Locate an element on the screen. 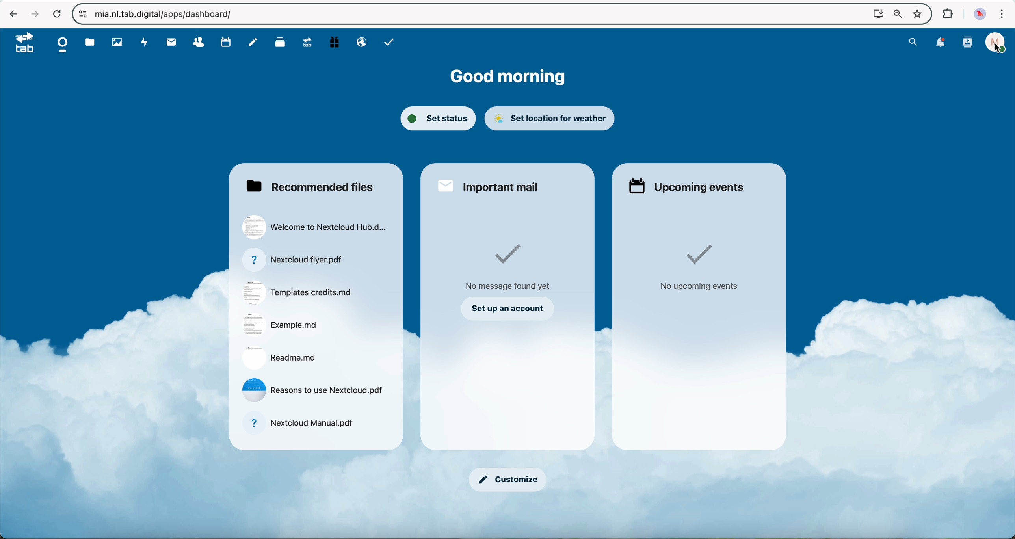  file is located at coordinates (295, 260).